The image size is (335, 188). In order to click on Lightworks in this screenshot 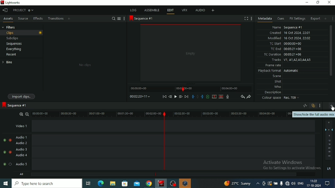, I will do `click(161, 183)`.